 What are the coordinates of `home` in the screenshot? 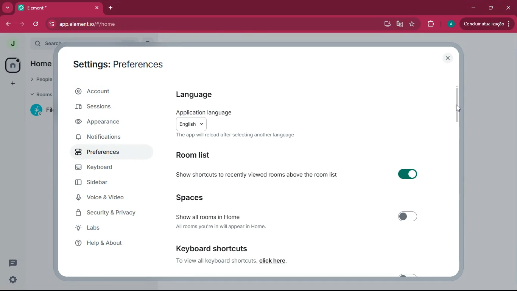 It's located at (11, 65).